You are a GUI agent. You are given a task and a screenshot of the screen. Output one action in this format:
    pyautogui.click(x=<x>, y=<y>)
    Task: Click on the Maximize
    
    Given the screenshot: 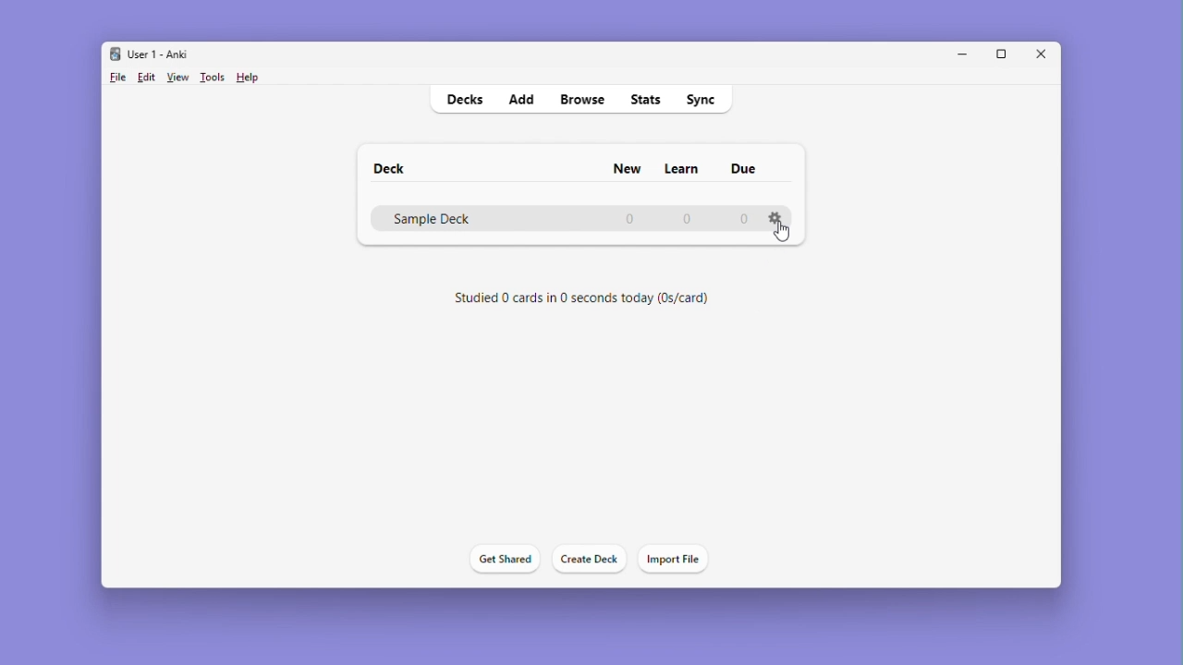 What is the action you would take?
    pyautogui.click(x=1007, y=54)
    